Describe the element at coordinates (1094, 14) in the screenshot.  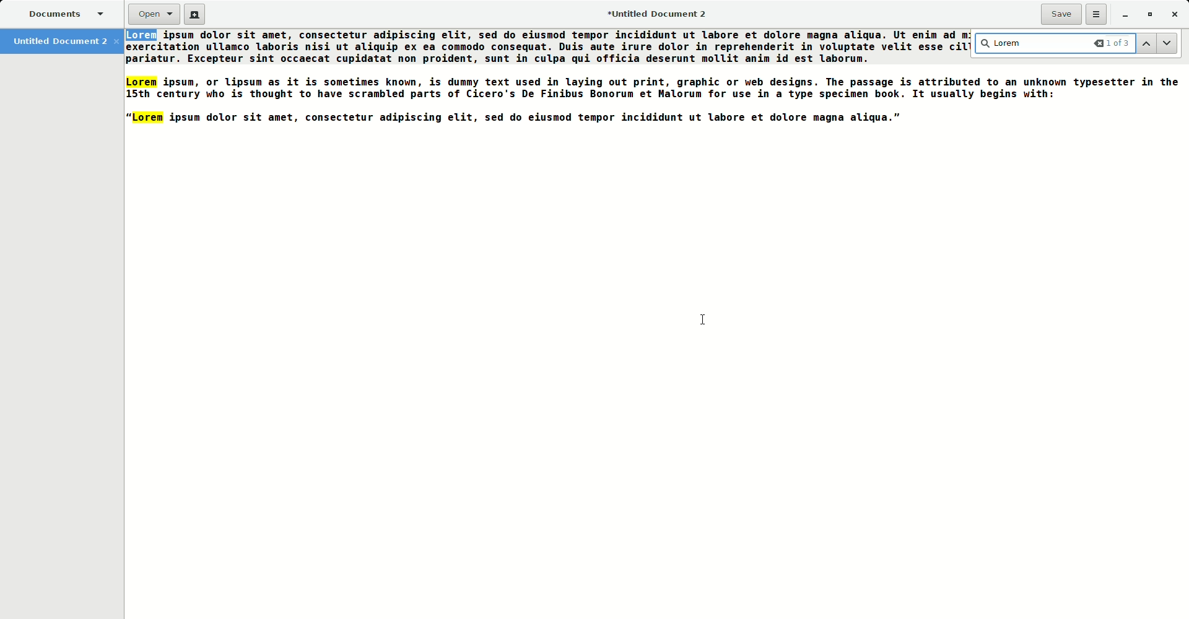
I see `Options` at that location.